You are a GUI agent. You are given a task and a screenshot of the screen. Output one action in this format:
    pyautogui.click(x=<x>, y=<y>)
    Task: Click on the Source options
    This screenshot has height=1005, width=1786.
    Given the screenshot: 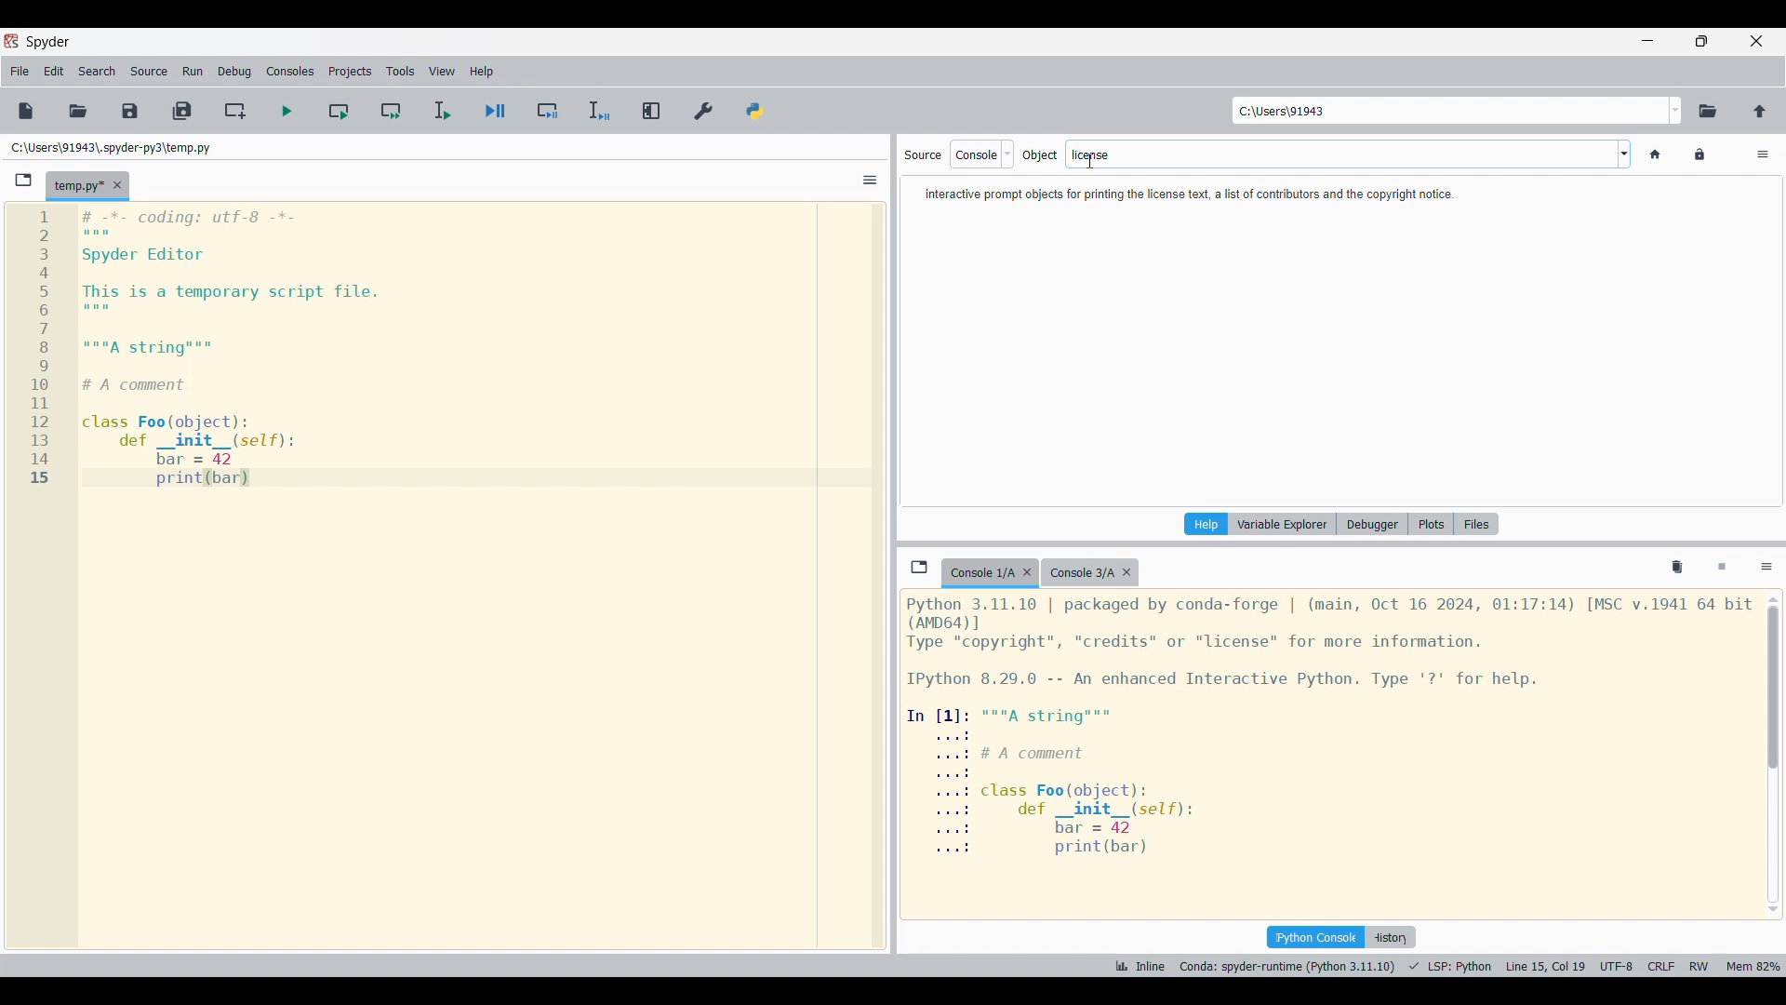 What is the action you would take?
    pyautogui.click(x=982, y=154)
    